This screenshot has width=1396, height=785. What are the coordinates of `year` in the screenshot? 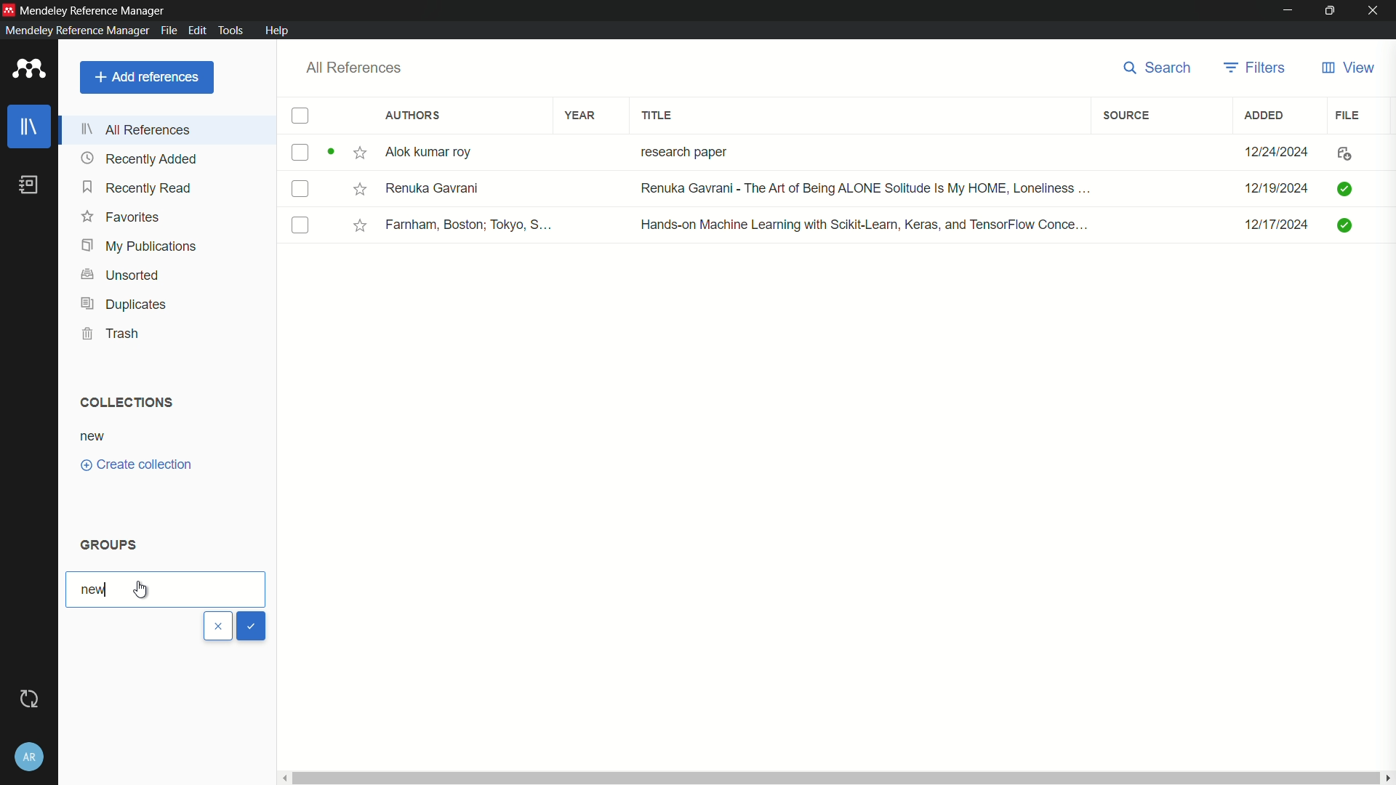 It's located at (580, 115).